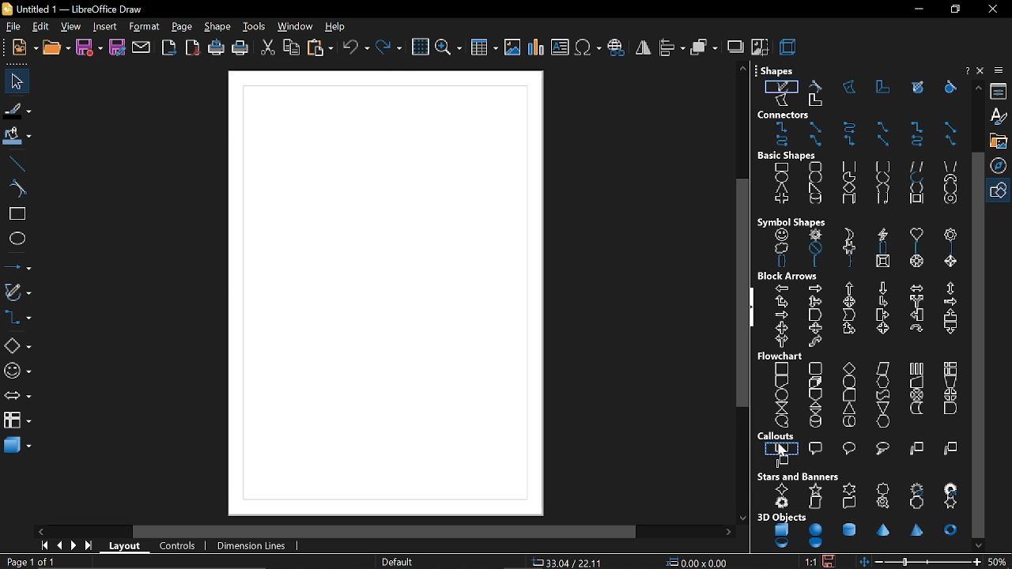 This screenshot has height=569, width=1012. Describe the element at coordinates (917, 395) in the screenshot. I see `summing junction` at that location.